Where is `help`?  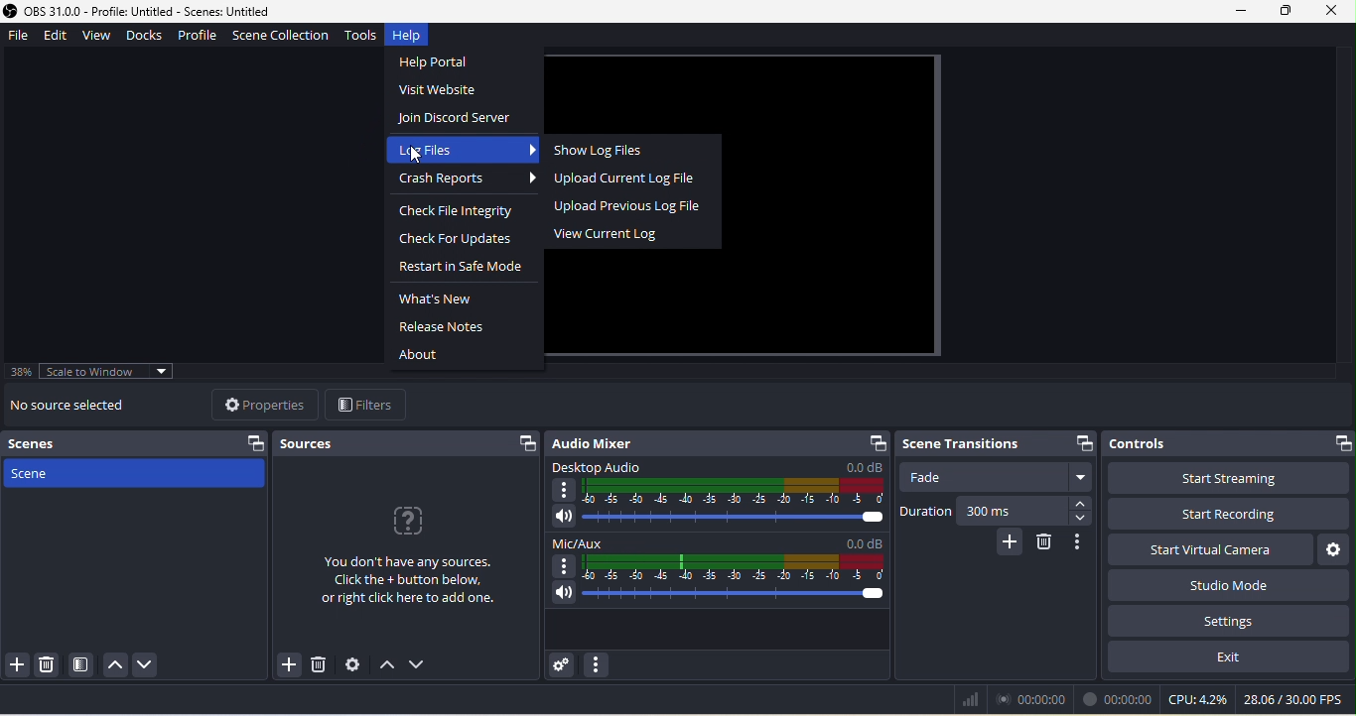 help is located at coordinates (413, 36).